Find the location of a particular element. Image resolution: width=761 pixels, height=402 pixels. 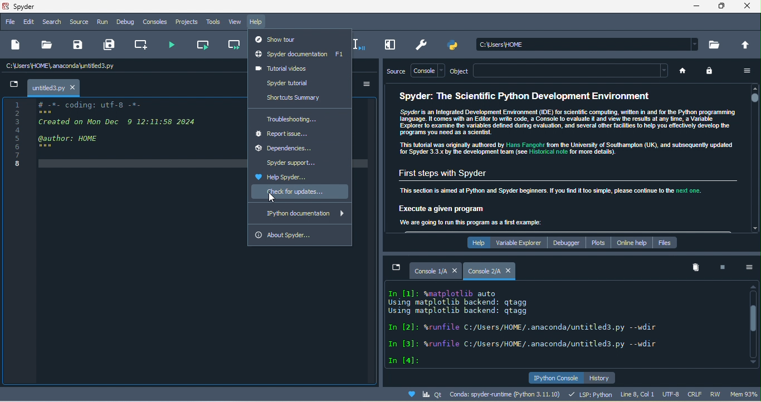

debugger is located at coordinates (568, 242).